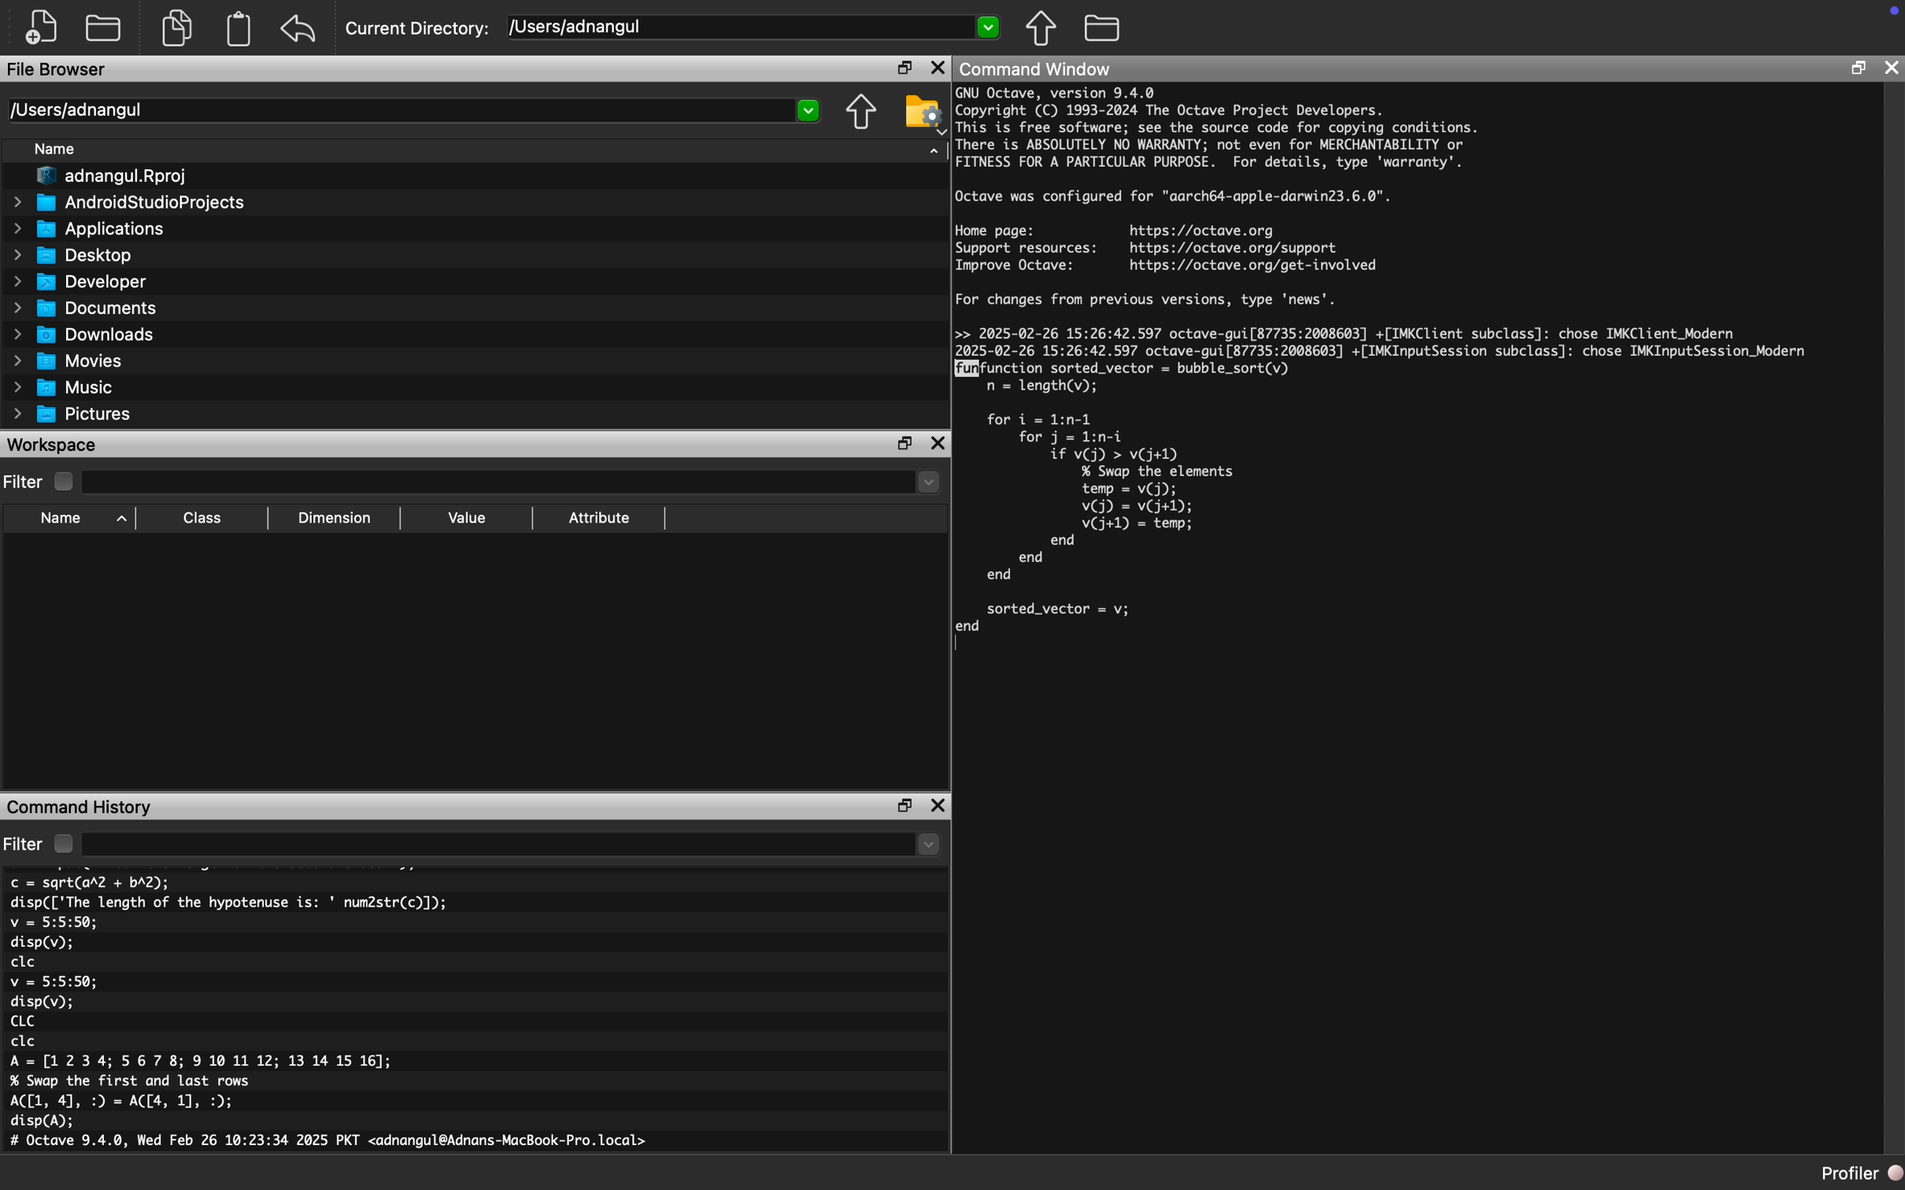 This screenshot has height=1190, width=1905. I want to click on Dropdown, so click(516, 484).